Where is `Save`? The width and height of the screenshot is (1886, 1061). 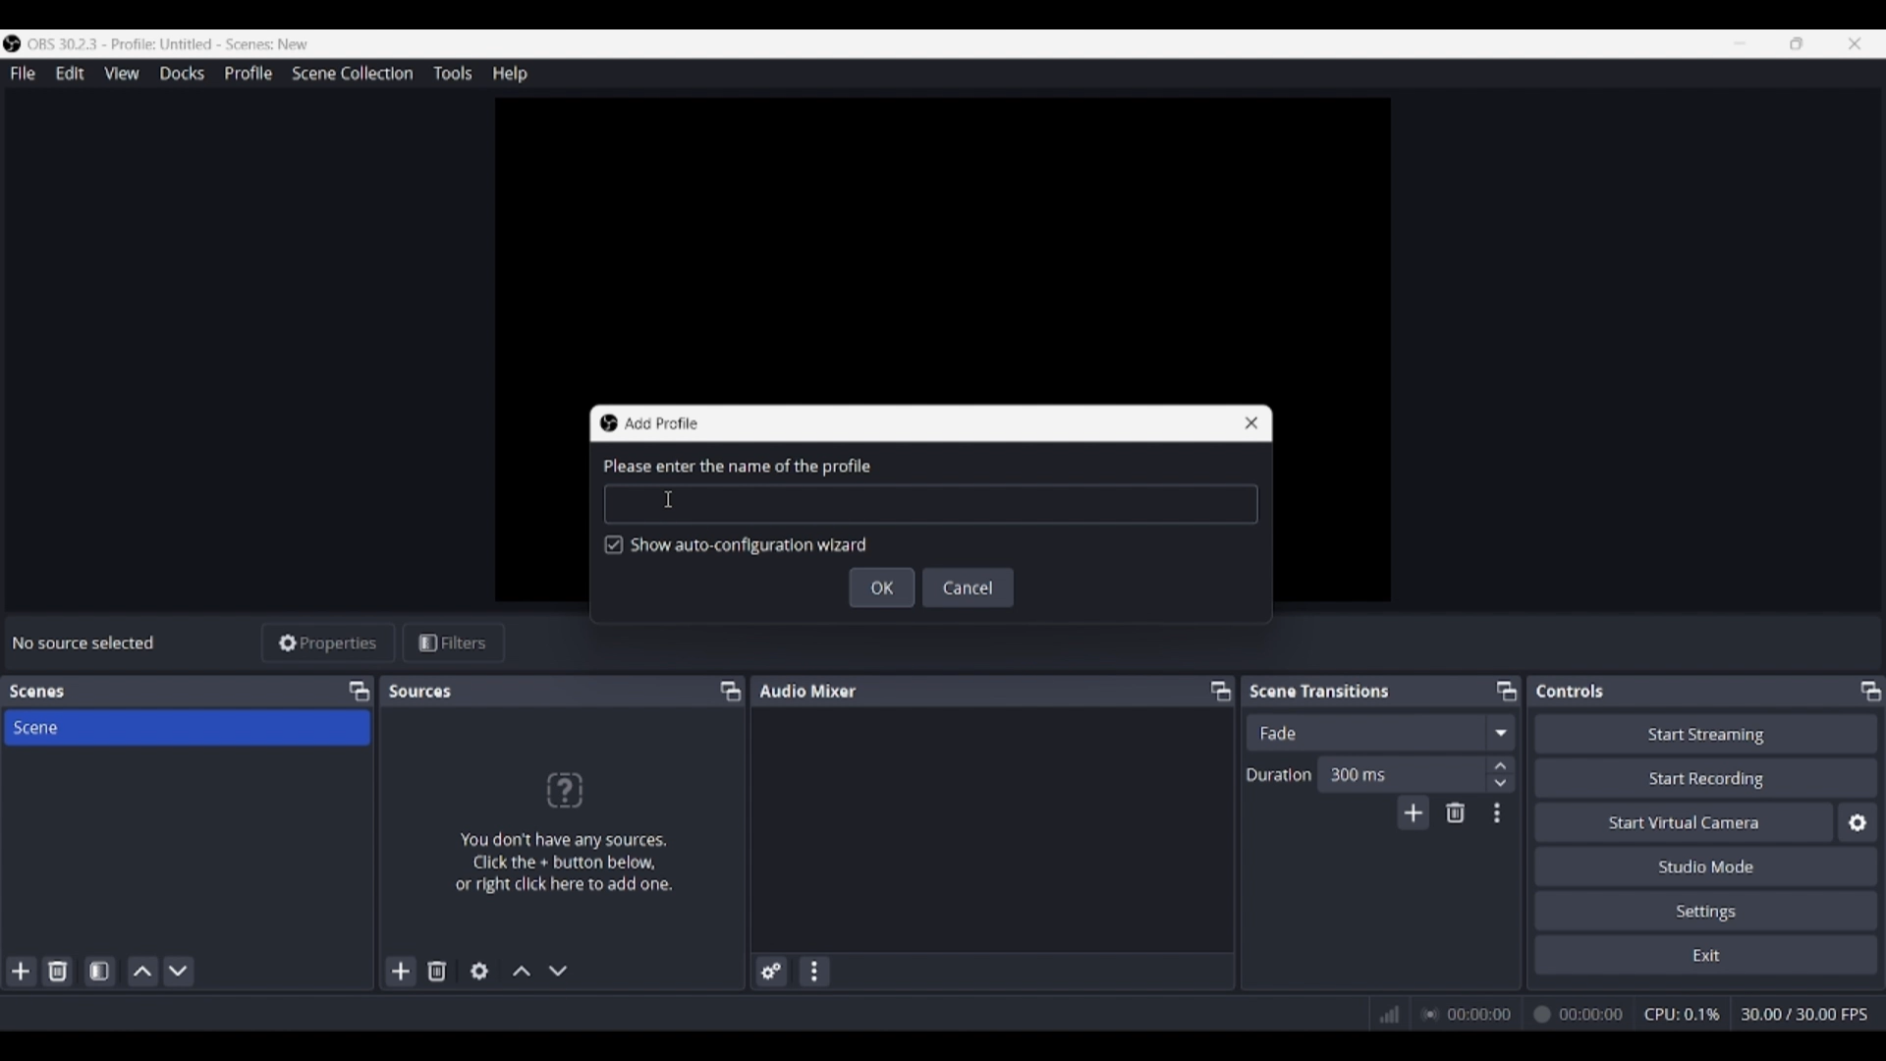 Save is located at coordinates (882, 587).